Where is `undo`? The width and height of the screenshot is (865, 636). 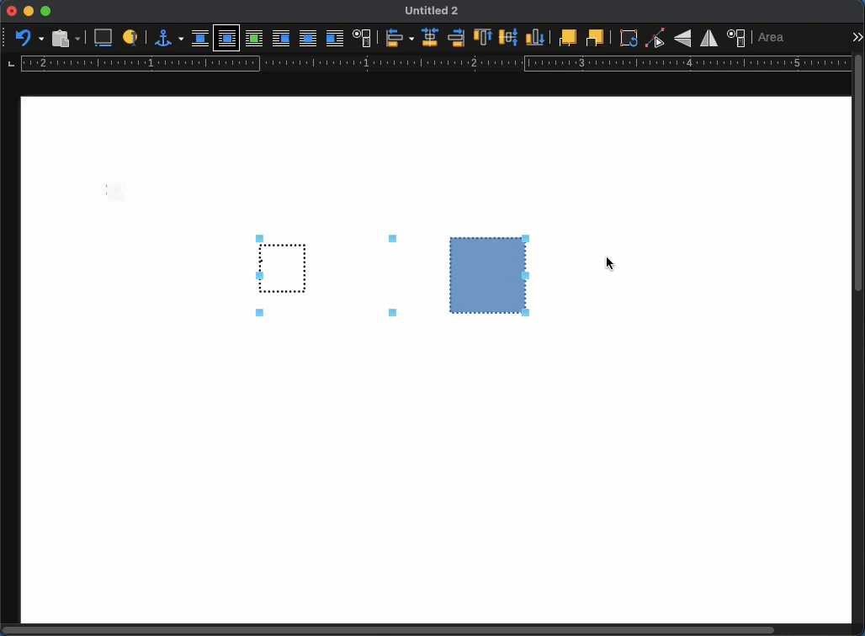
undo is located at coordinates (29, 38).